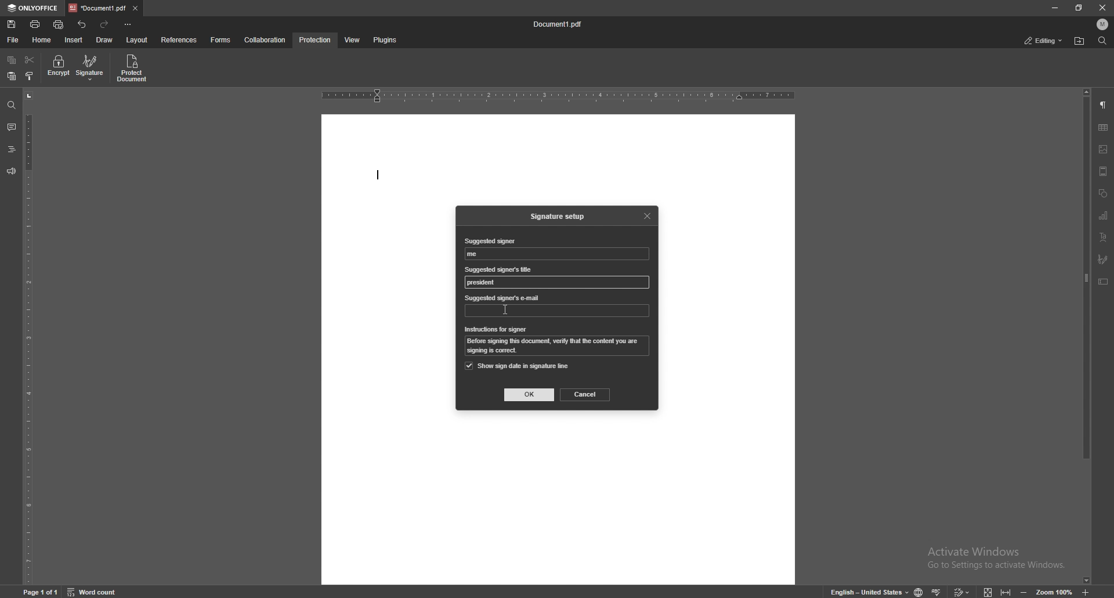 The image size is (1114, 598). What do you see at coordinates (987, 554) in the screenshot?
I see `Activate windows` at bounding box center [987, 554].